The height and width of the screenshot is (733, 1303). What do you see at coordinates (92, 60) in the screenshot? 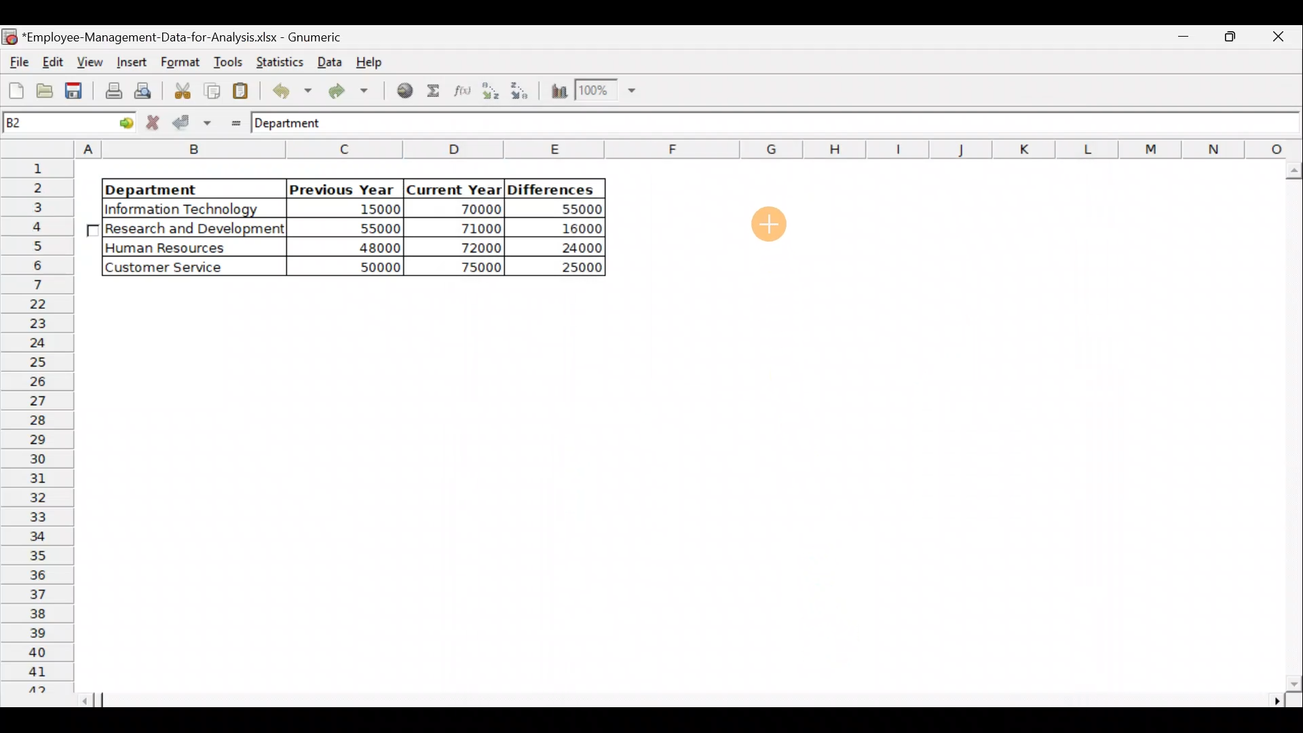
I see `View` at bounding box center [92, 60].